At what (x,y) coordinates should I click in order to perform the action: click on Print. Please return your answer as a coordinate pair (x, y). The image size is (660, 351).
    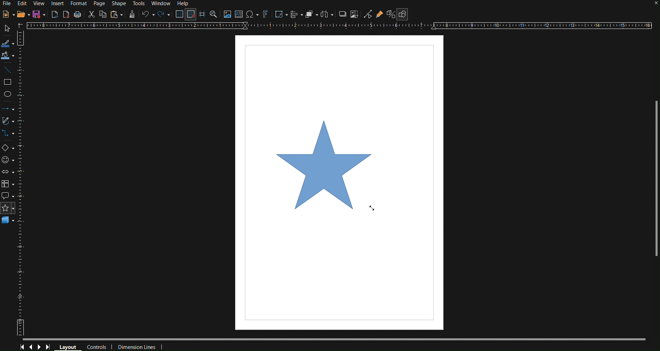
    Looking at the image, I should click on (78, 14).